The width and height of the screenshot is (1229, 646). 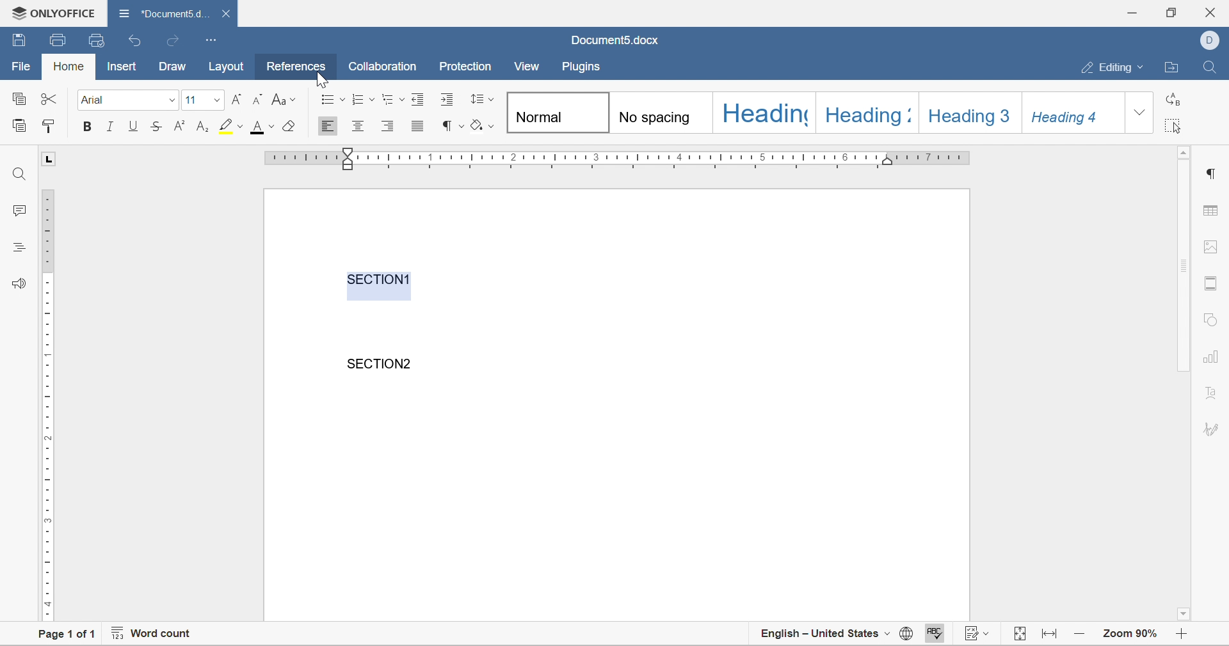 What do you see at coordinates (192, 101) in the screenshot?
I see `font size` at bounding box center [192, 101].